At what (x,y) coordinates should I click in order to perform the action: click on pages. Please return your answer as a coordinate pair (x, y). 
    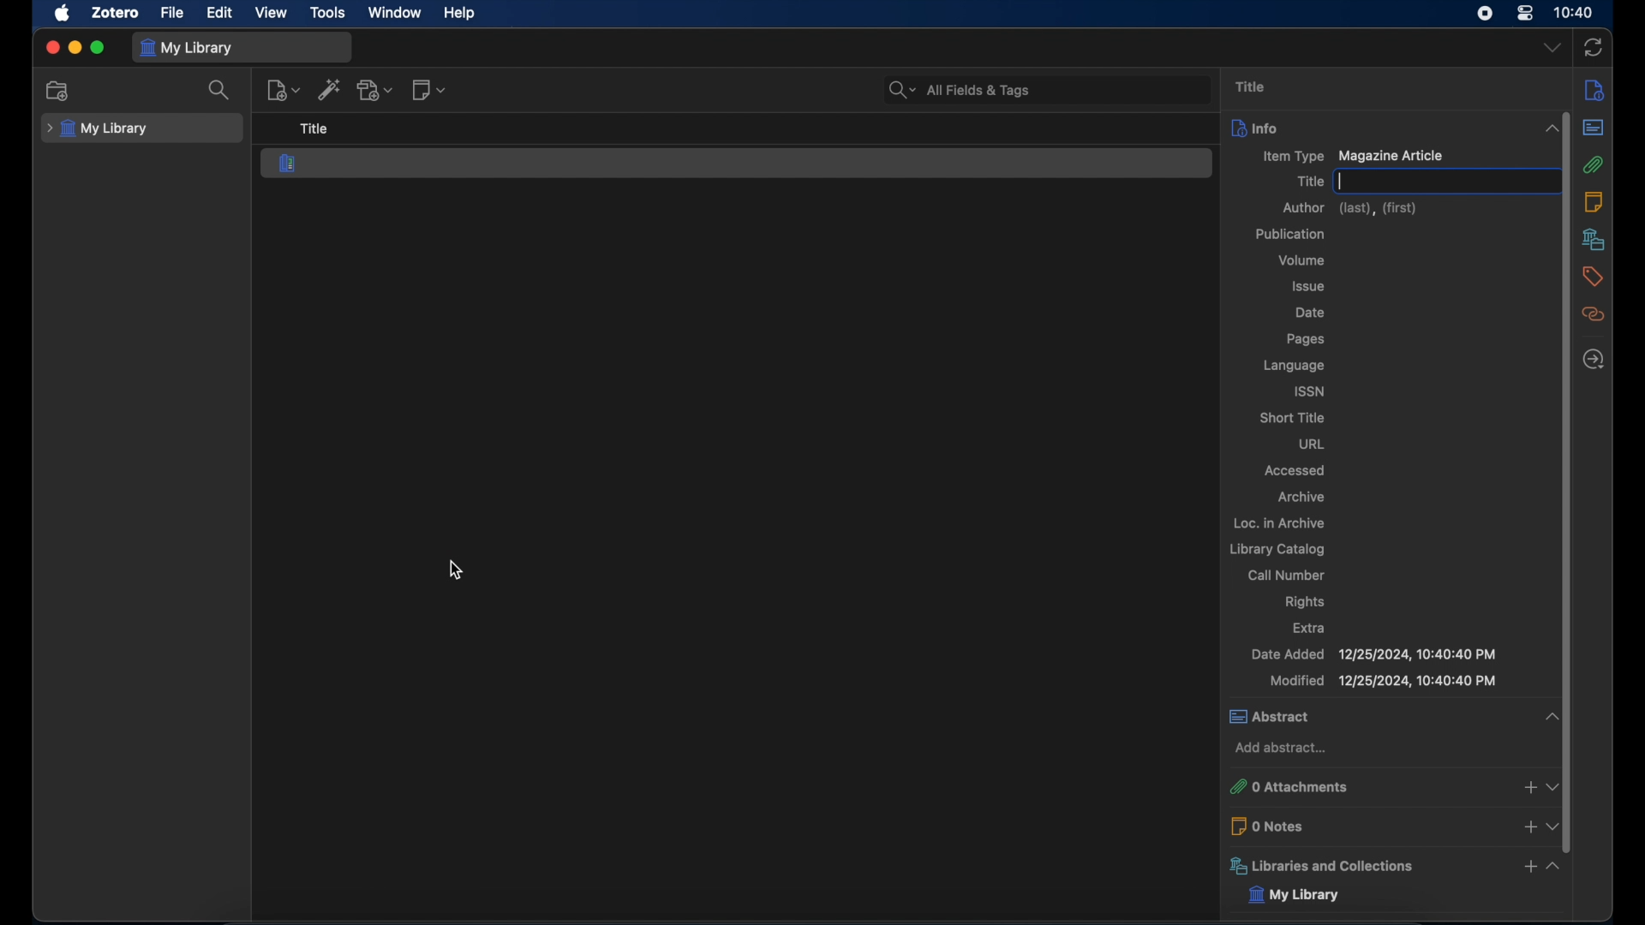
    Looking at the image, I should click on (1305, 339).